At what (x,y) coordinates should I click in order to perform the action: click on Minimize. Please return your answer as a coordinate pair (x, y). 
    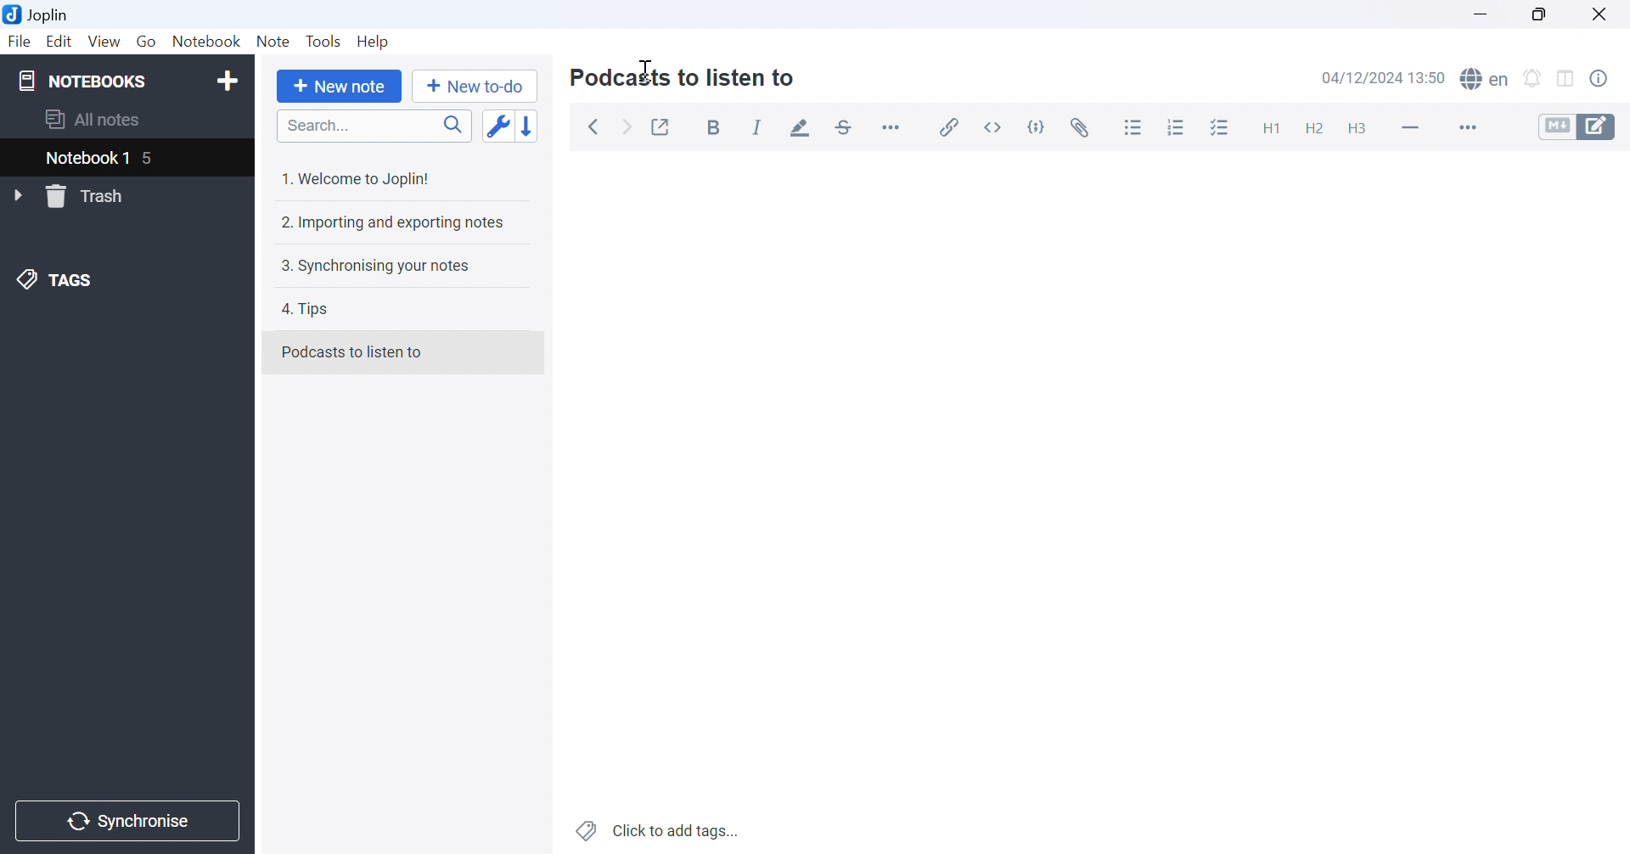
    Looking at the image, I should click on (1479, 13).